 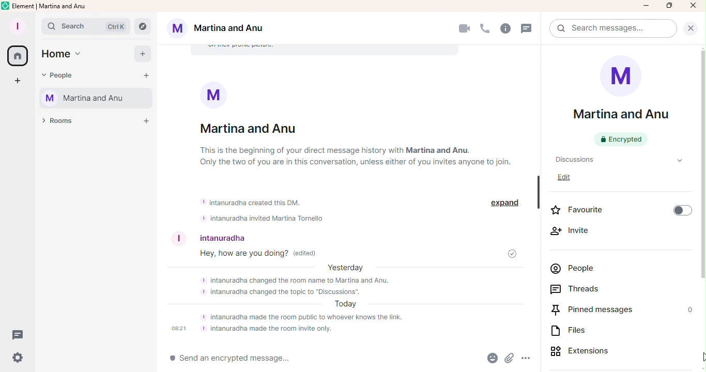 What do you see at coordinates (17, 361) in the screenshot?
I see `Quick settings` at bounding box center [17, 361].